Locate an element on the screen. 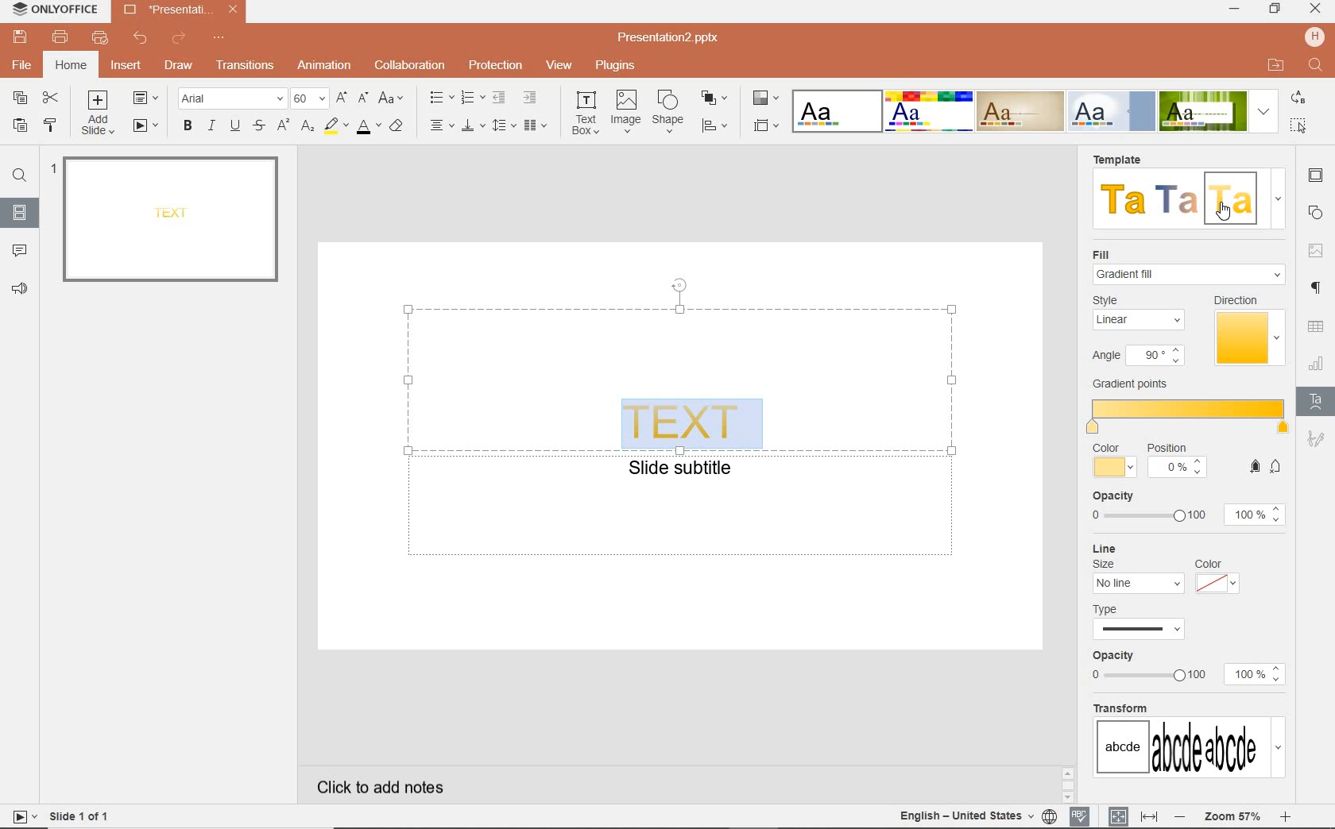 The height and width of the screenshot is (829, 1335). DECREMENT FONT SIZE is located at coordinates (364, 99).